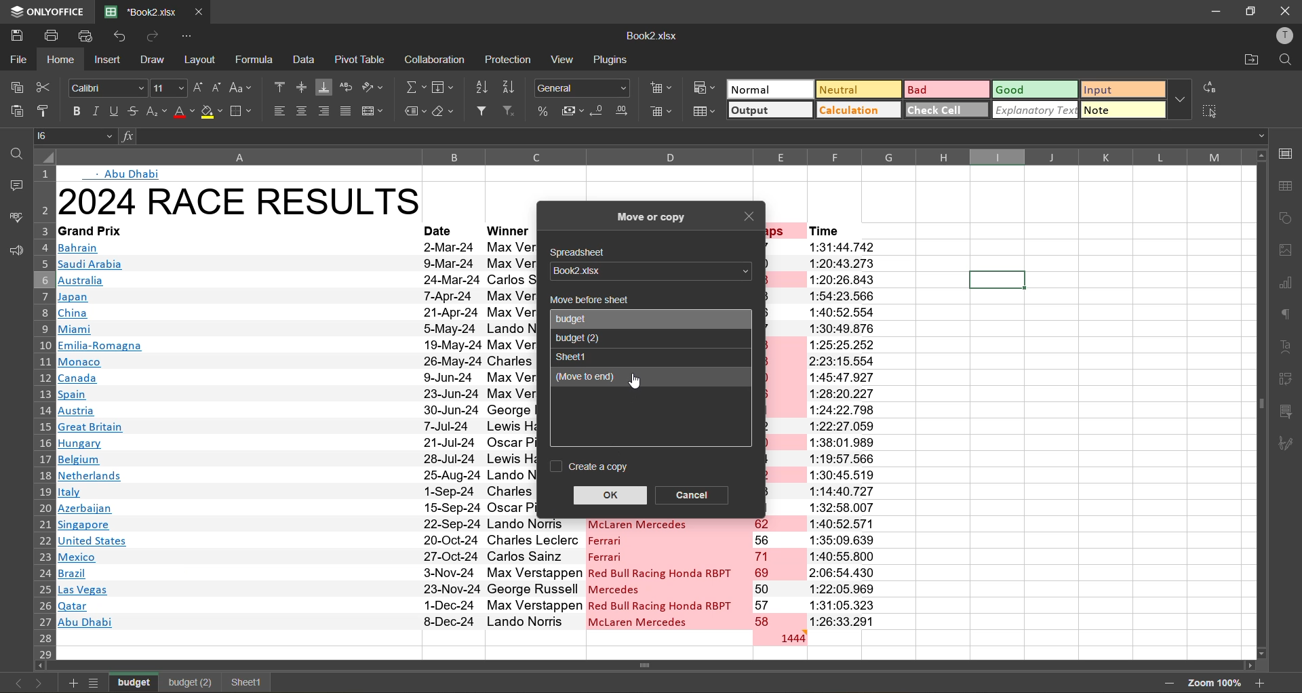 This screenshot has height=693, width=1302. Describe the element at coordinates (844, 434) in the screenshot. I see `time` at that location.